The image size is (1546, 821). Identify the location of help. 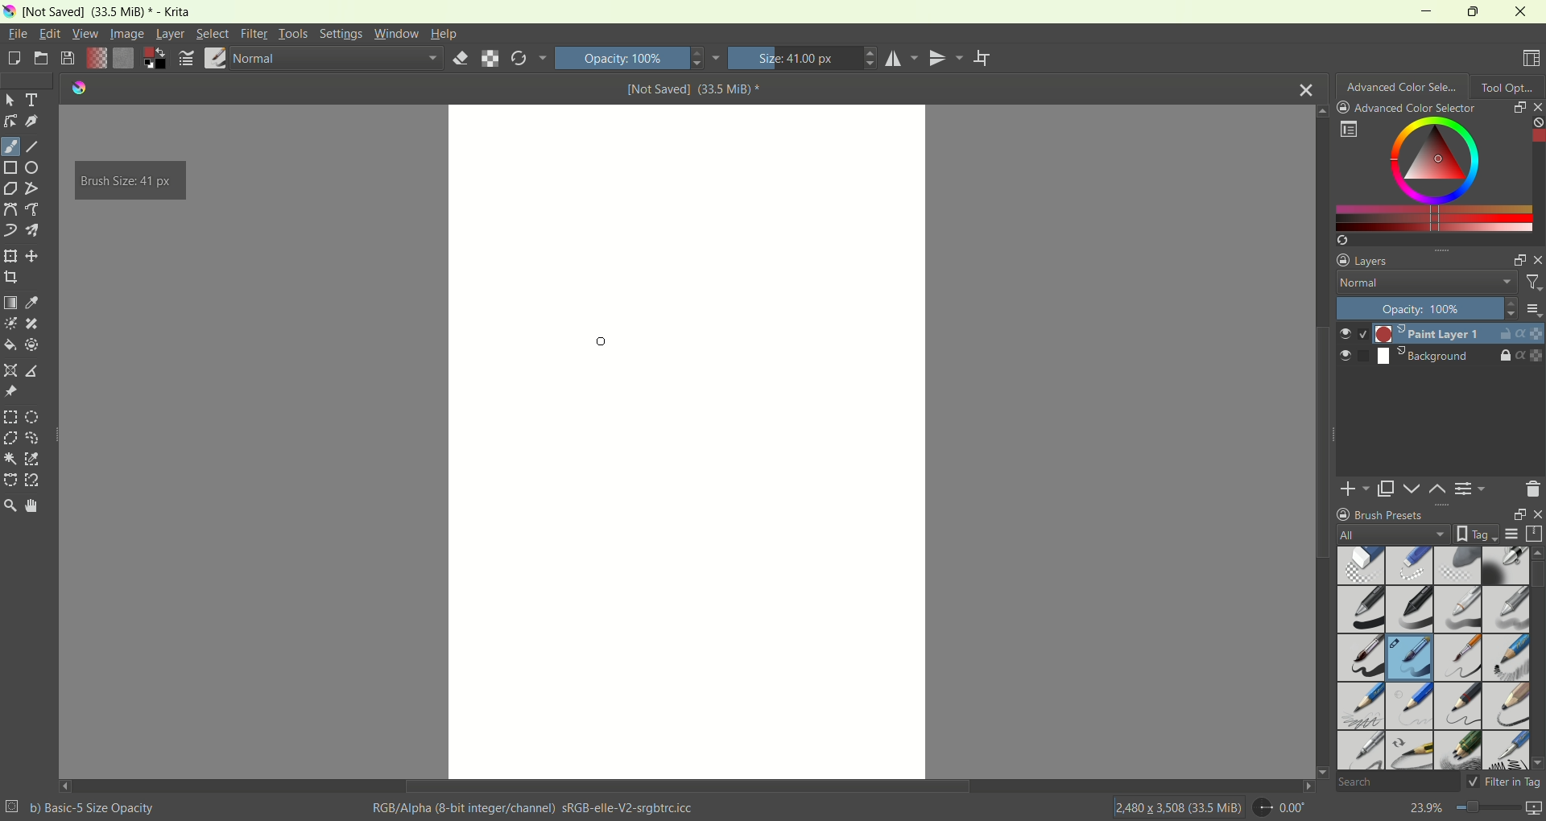
(444, 35).